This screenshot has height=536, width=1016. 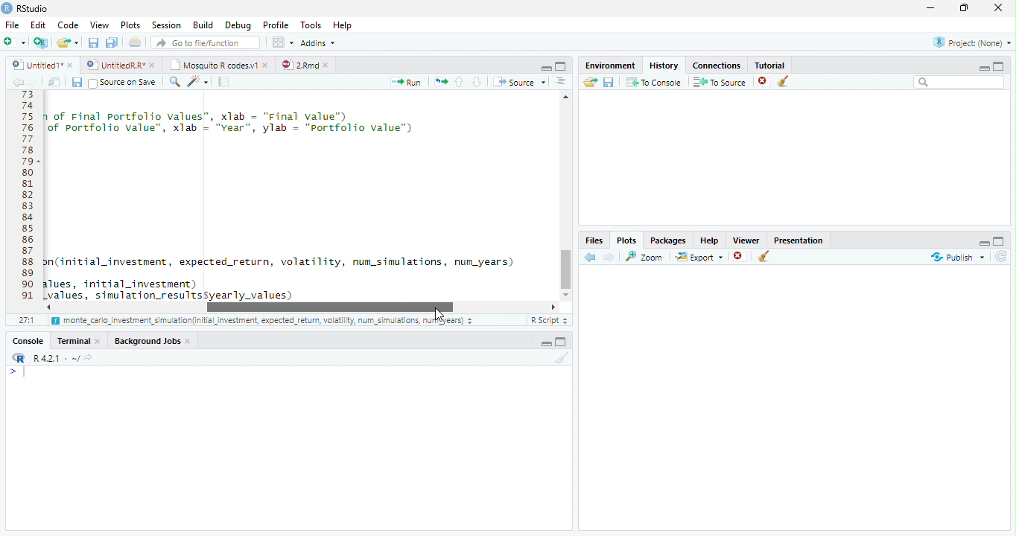 What do you see at coordinates (218, 64) in the screenshot?
I see `Mosquito R codes.v1` at bounding box center [218, 64].